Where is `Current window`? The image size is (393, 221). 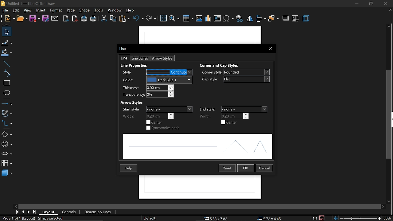 Current window is located at coordinates (124, 48).